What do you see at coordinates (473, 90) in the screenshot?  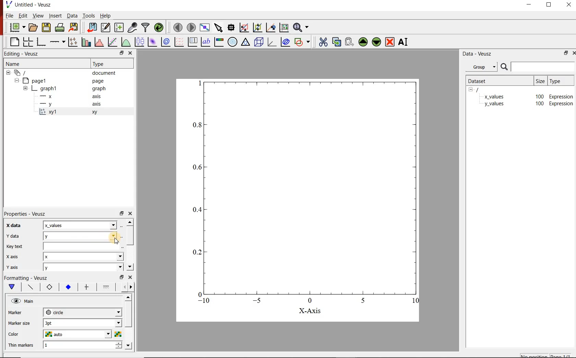 I see `hide` at bounding box center [473, 90].